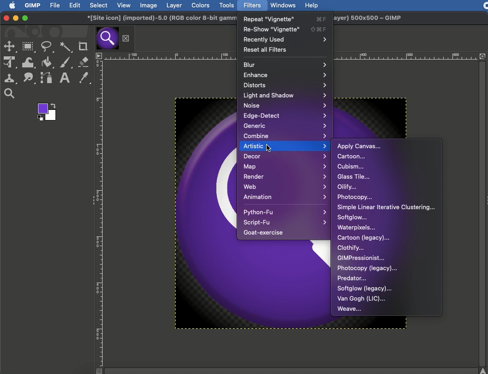  What do you see at coordinates (173, 5) in the screenshot?
I see `Layer` at bounding box center [173, 5].